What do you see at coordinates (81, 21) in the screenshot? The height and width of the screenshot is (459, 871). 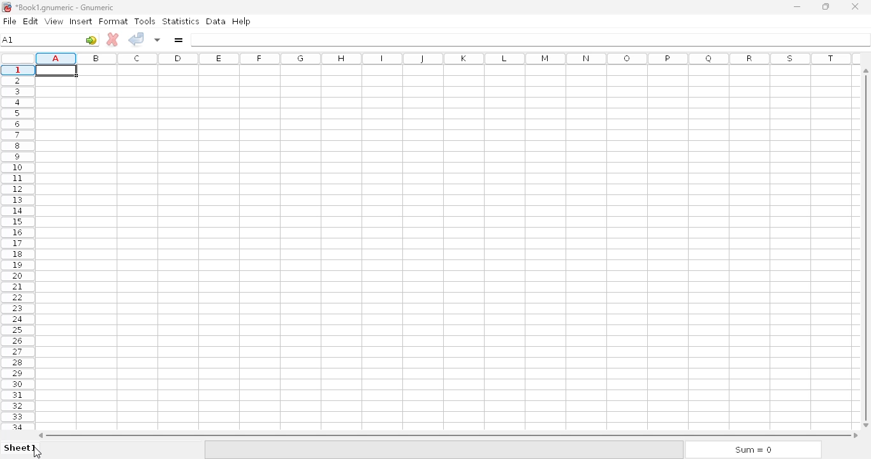 I see `insert` at bounding box center [81, 21].